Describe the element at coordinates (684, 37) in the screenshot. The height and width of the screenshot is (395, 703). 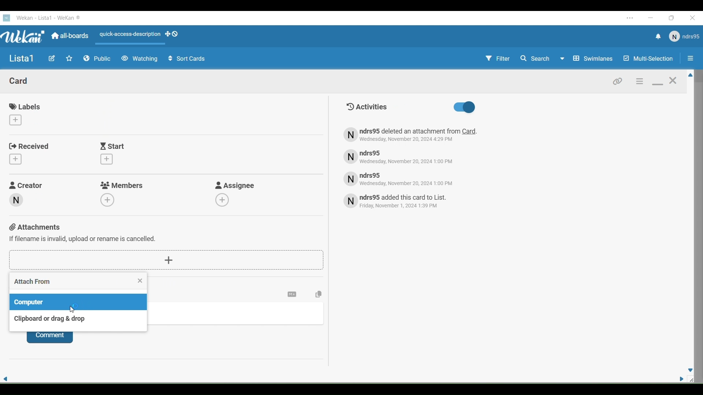
I see `User` at that location.